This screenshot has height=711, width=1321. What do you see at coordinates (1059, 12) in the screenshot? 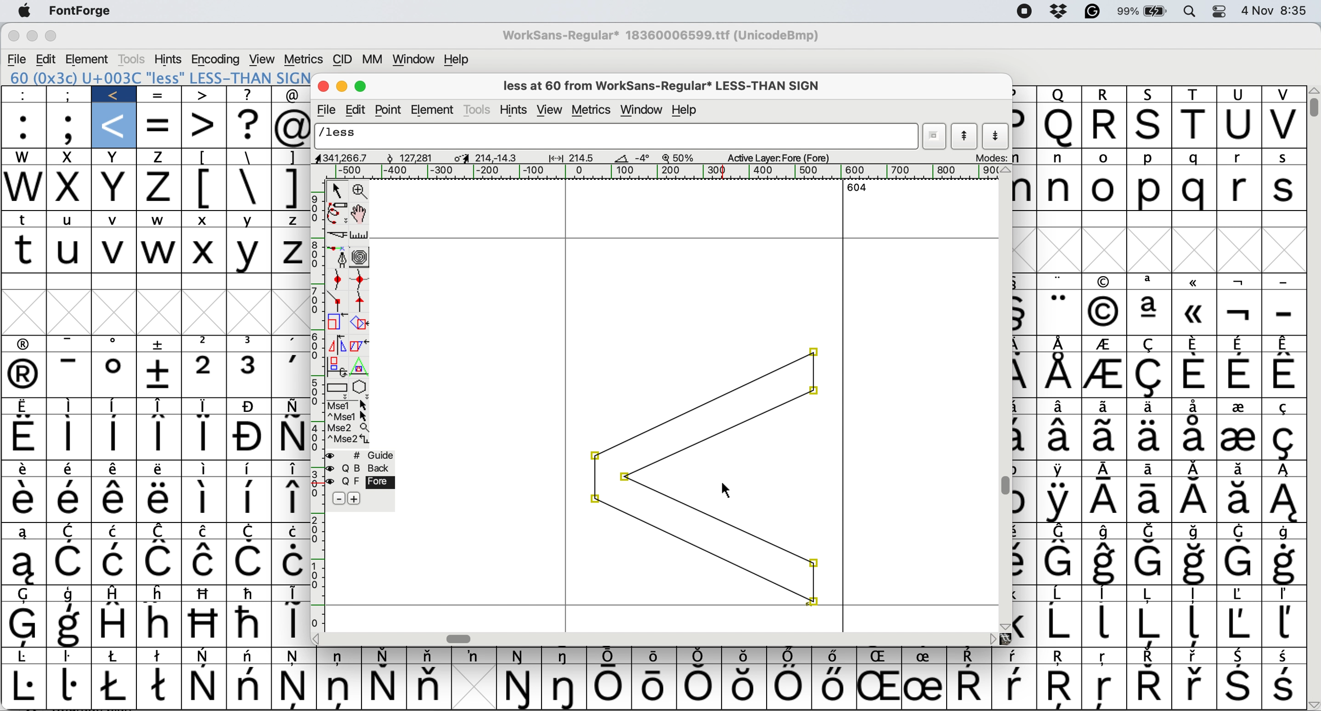
I see `dropbox` at bounding box center [1059, 12].